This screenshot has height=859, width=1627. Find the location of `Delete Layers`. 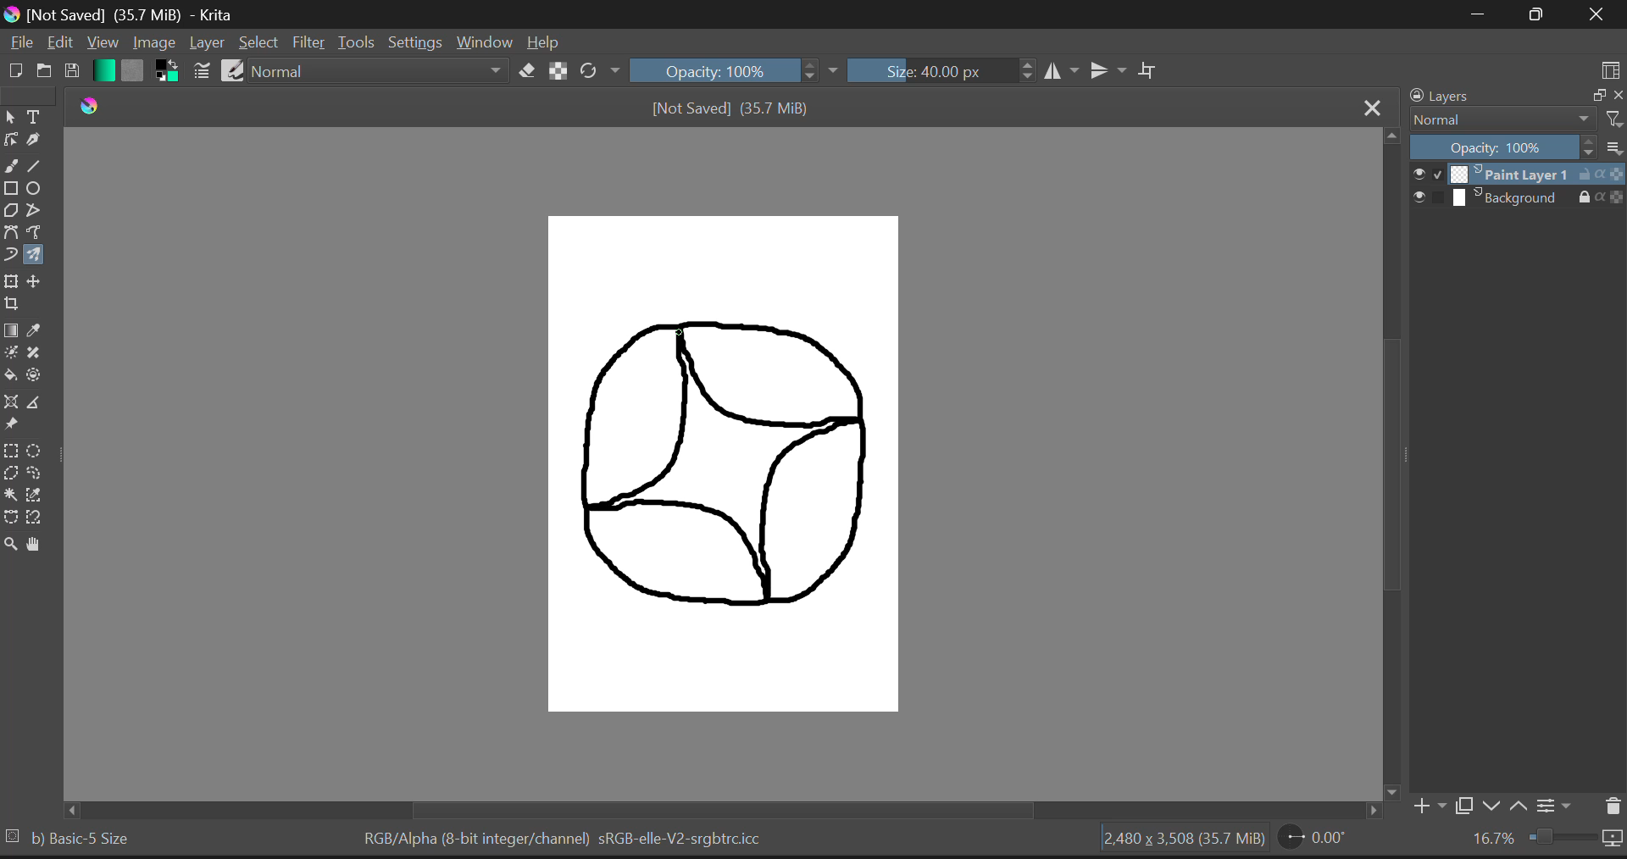

Delete Layers is located at coordinates (1611, 804).